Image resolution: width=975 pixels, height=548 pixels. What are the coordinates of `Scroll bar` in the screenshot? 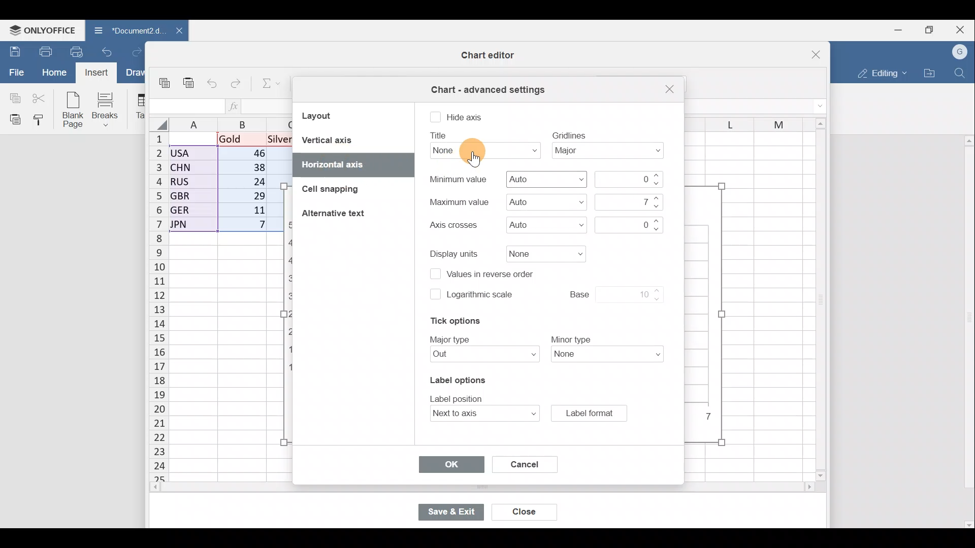 It's located at (461, 489).